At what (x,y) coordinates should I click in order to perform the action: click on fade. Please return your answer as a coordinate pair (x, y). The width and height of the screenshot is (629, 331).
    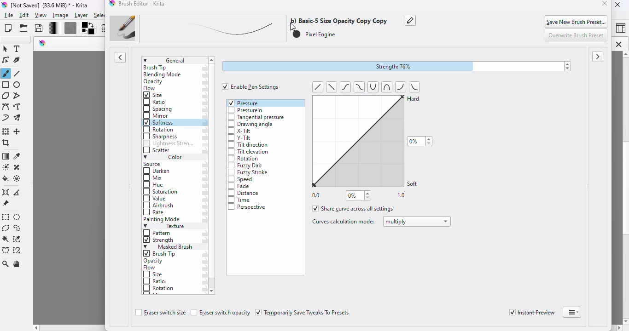
    Looking at the image, I should click on (240, 187).